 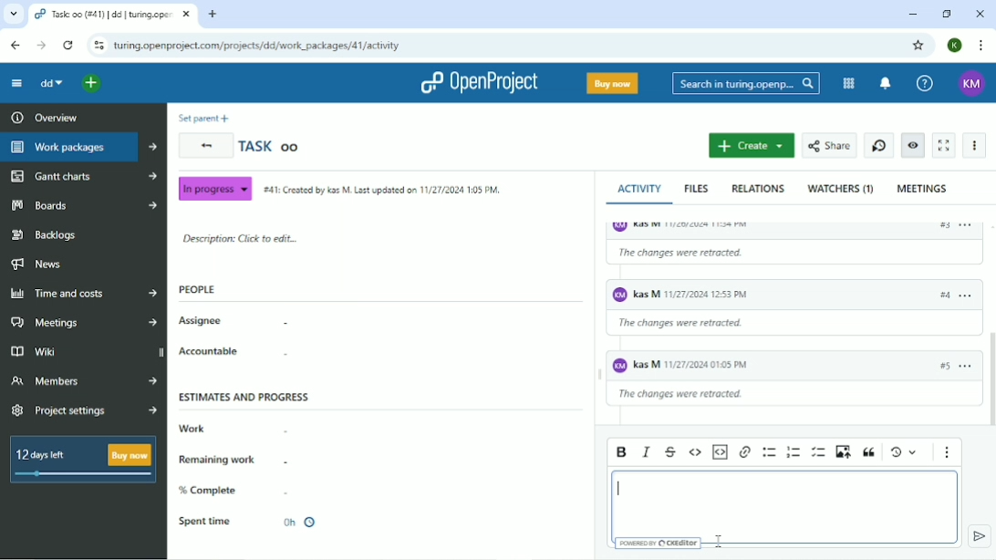 I want to click on View site information, so click(x=98, y=47).